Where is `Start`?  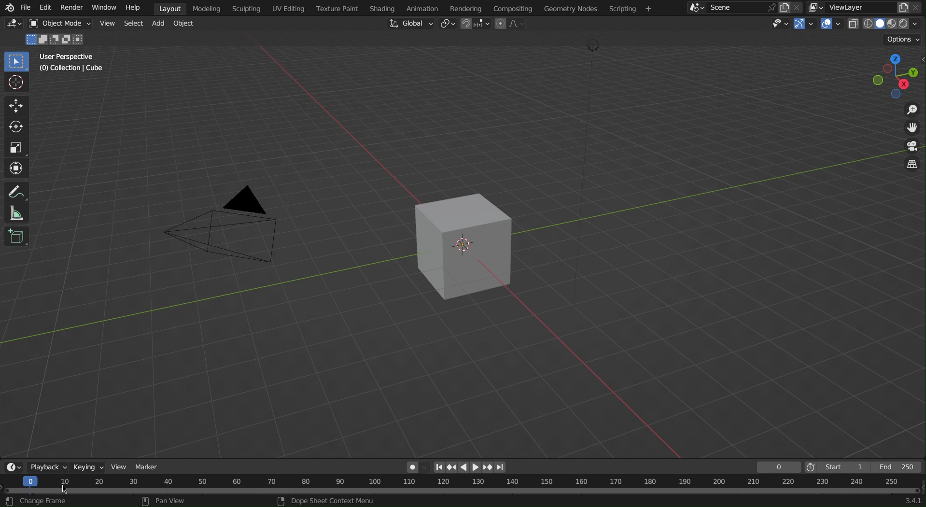
Start is located at coordinates (839, 466).